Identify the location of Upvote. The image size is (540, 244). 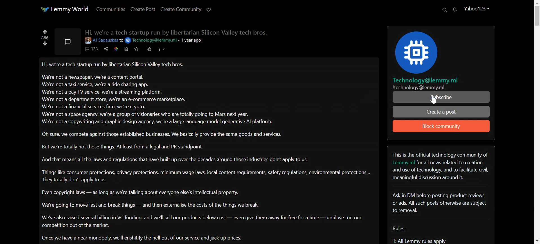
(45, 31).